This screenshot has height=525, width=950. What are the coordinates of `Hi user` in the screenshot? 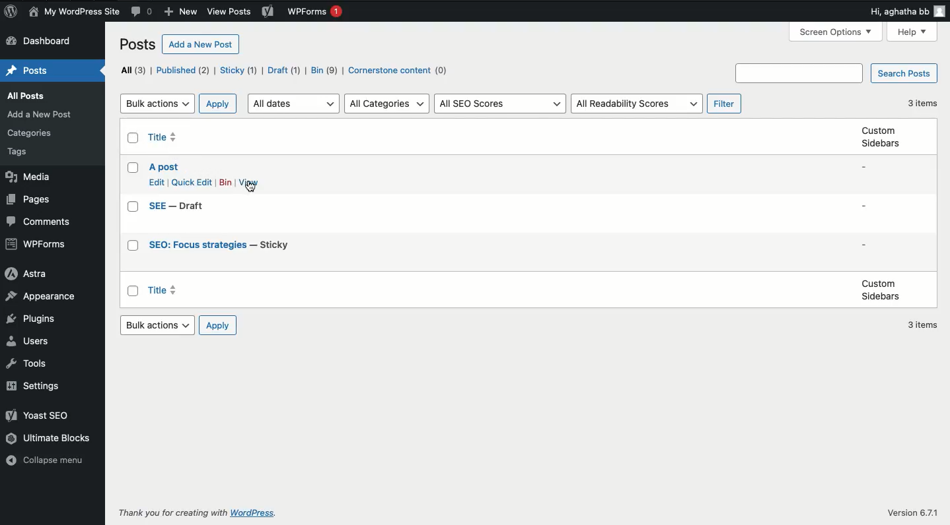 It's located at (908, 11).